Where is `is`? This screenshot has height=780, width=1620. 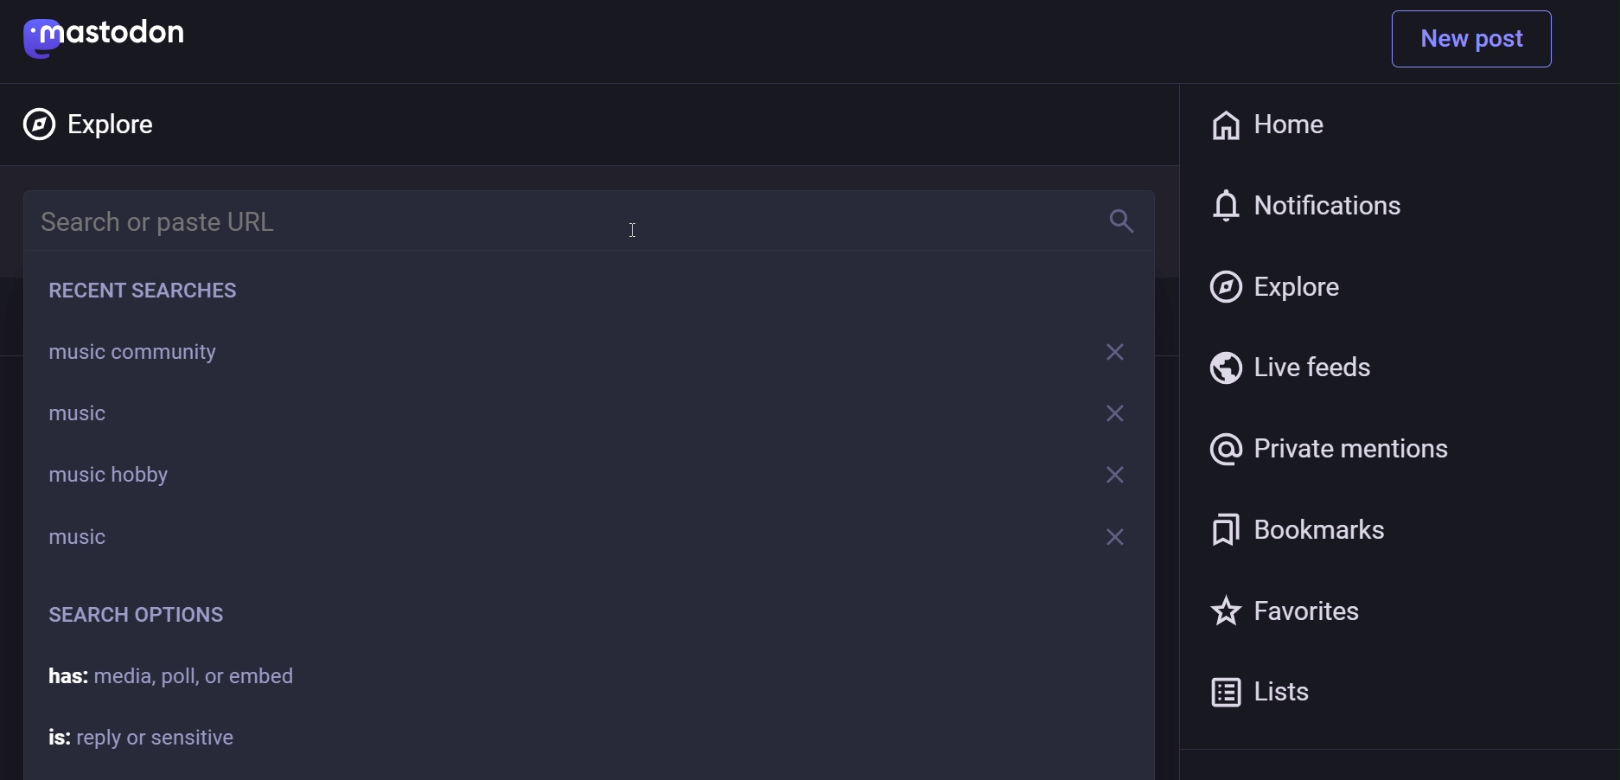 is is located at coordinates (154, 737).